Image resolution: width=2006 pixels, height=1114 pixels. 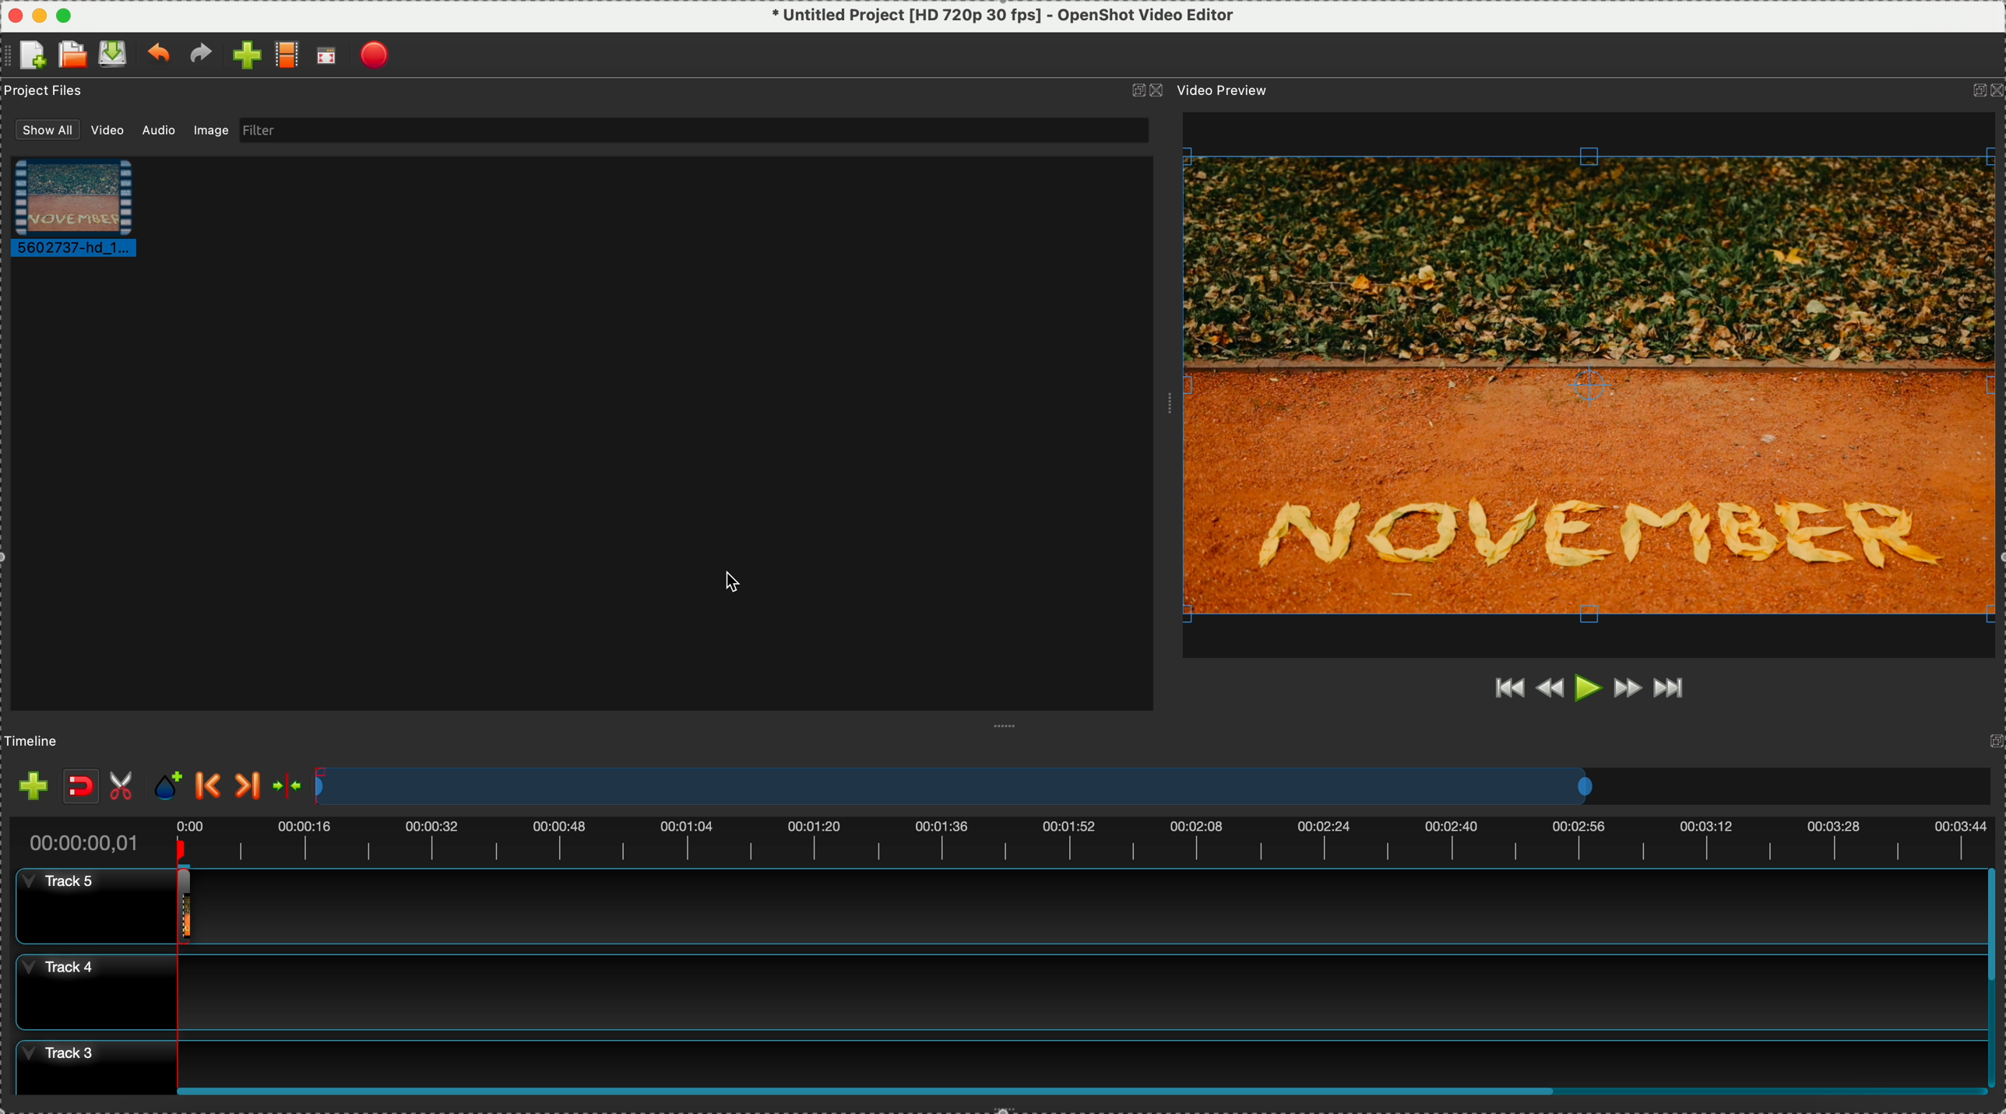 What do you see at coordinates (1628, 692) in the screenshot?
I see `fast forward` at bounding box center [1628, 692].